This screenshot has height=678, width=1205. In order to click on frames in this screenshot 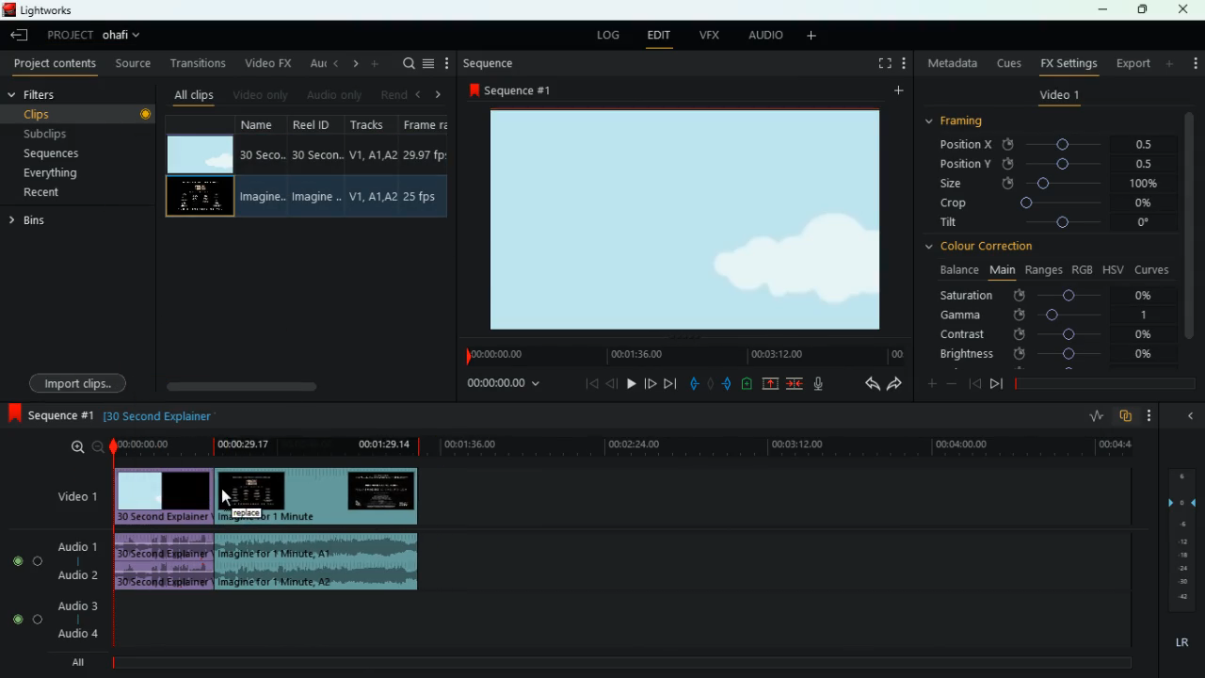, I will do `click(1180, 541)`.